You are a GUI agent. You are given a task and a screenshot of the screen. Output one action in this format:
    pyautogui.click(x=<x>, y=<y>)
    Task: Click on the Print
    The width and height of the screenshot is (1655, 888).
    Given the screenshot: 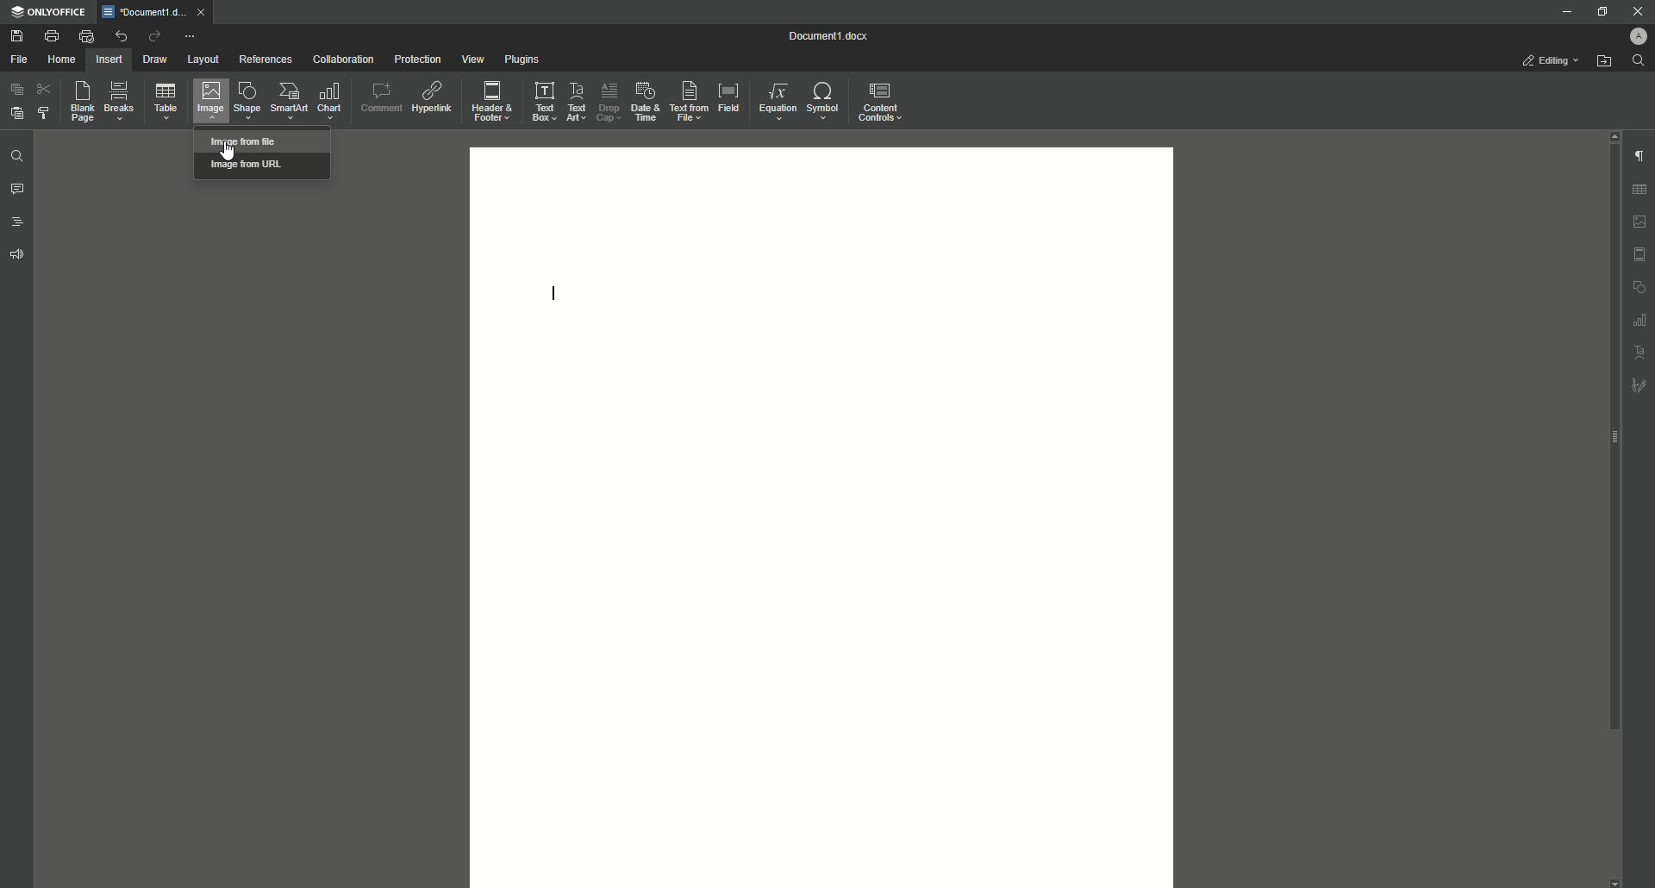 What is the action you would take?
    pyautogui.click(x=52, y=35)
    